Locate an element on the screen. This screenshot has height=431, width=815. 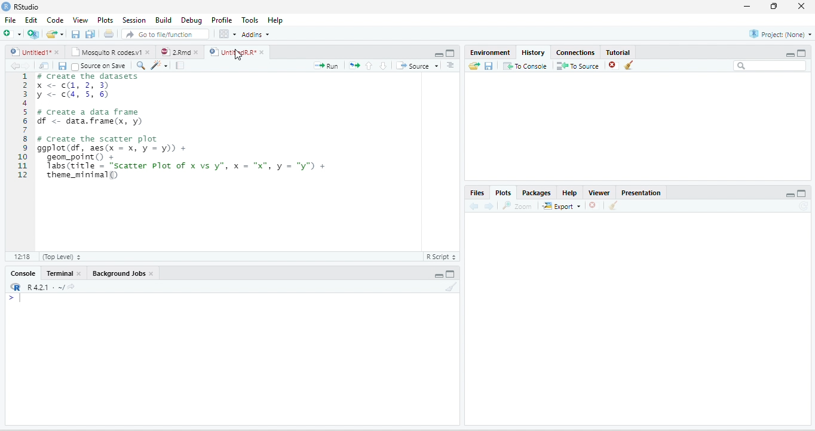
close is located at coordinates (78, 273).